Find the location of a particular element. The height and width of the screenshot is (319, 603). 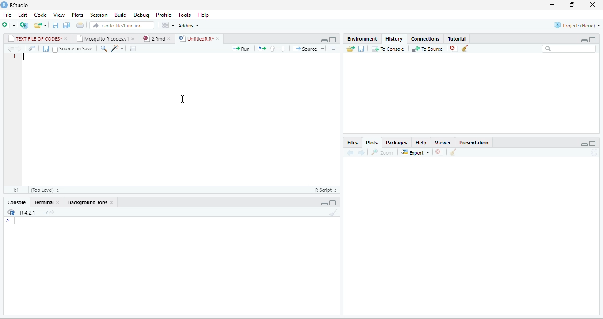

close is located at coordinates (112, 202).